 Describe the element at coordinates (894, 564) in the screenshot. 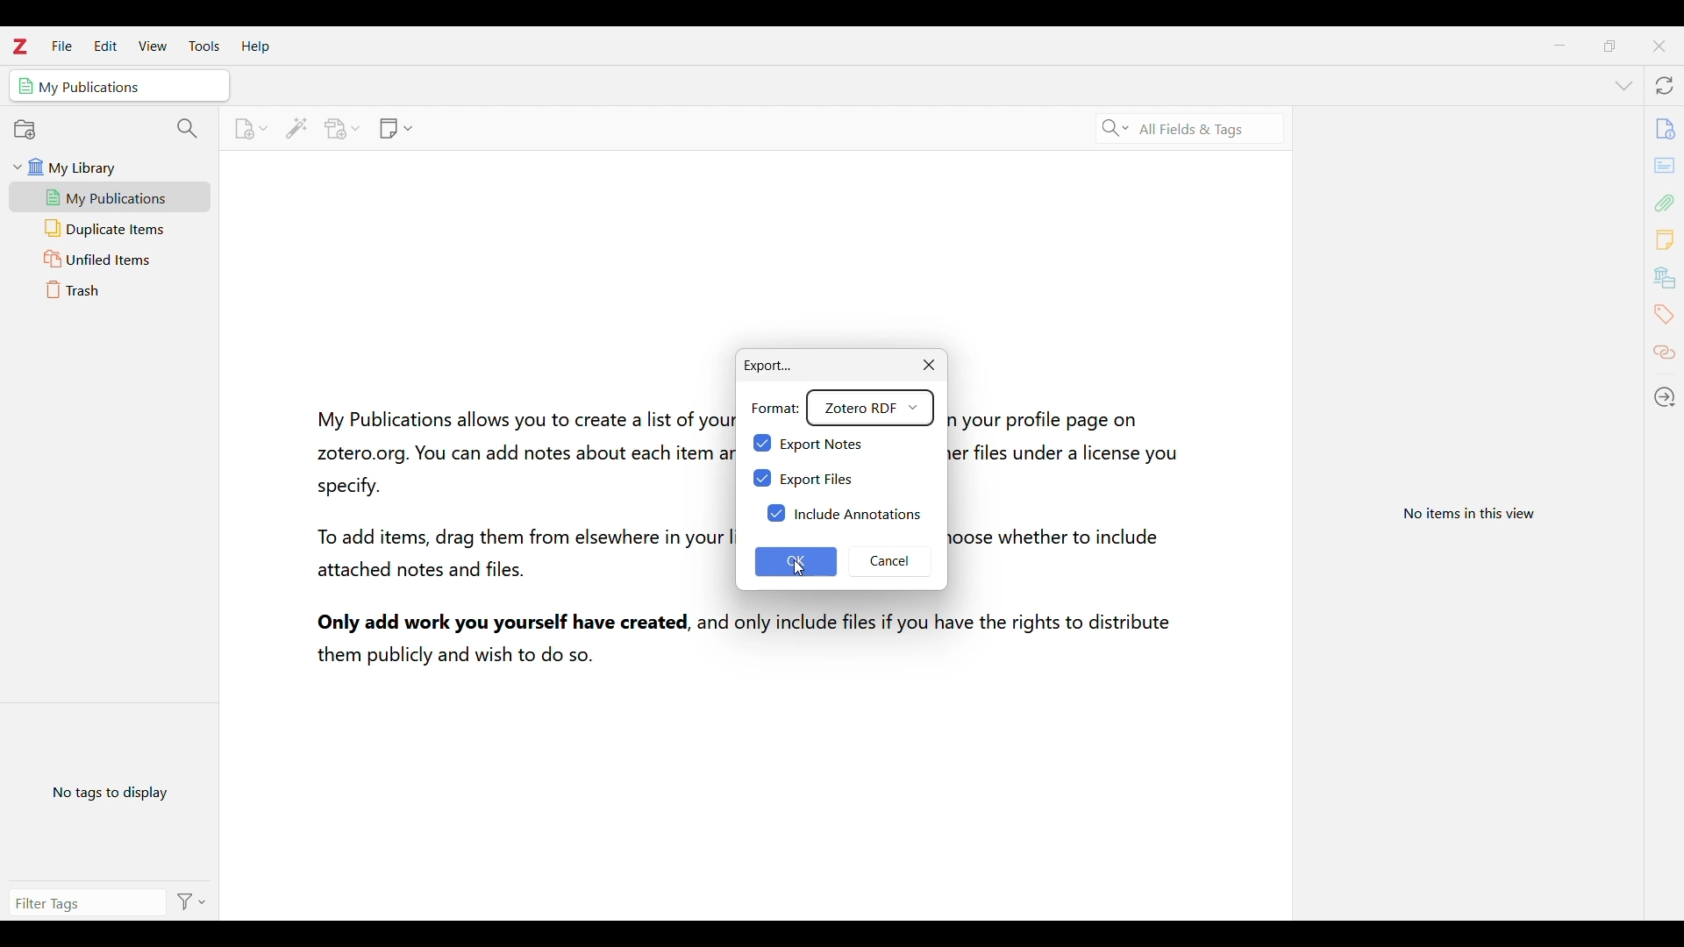

I see `Cancel` at that location.